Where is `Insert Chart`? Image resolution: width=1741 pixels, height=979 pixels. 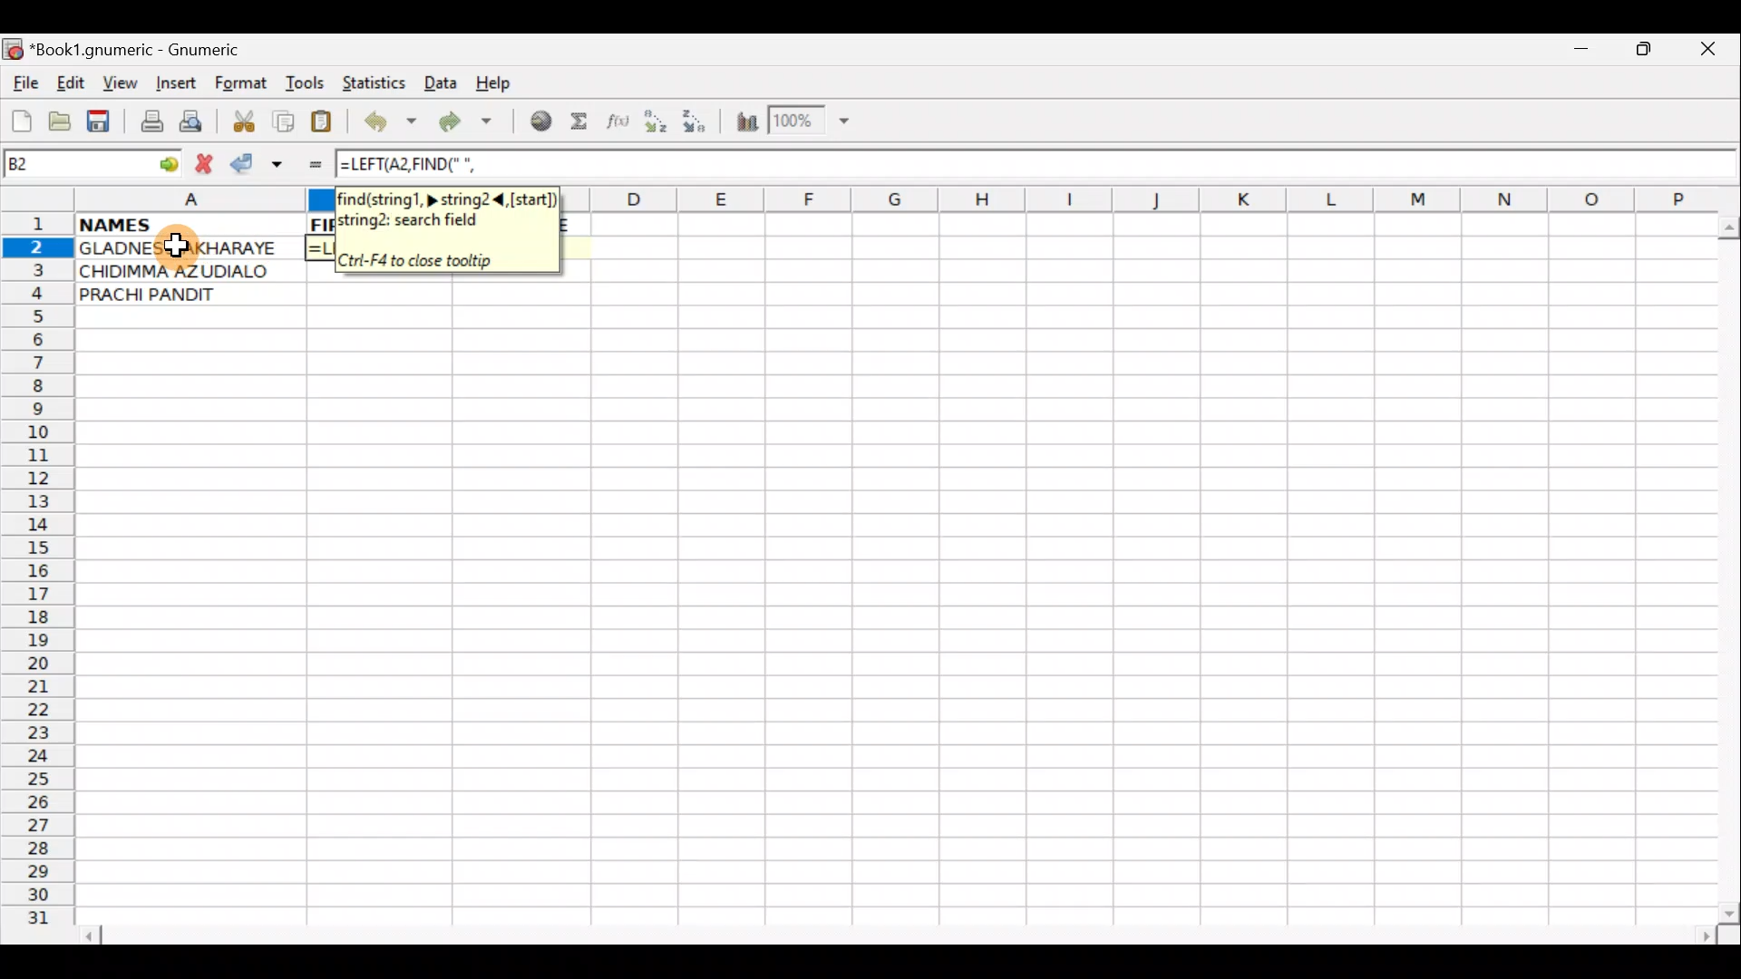 Insert Chart is located at coordinates (742, 124).